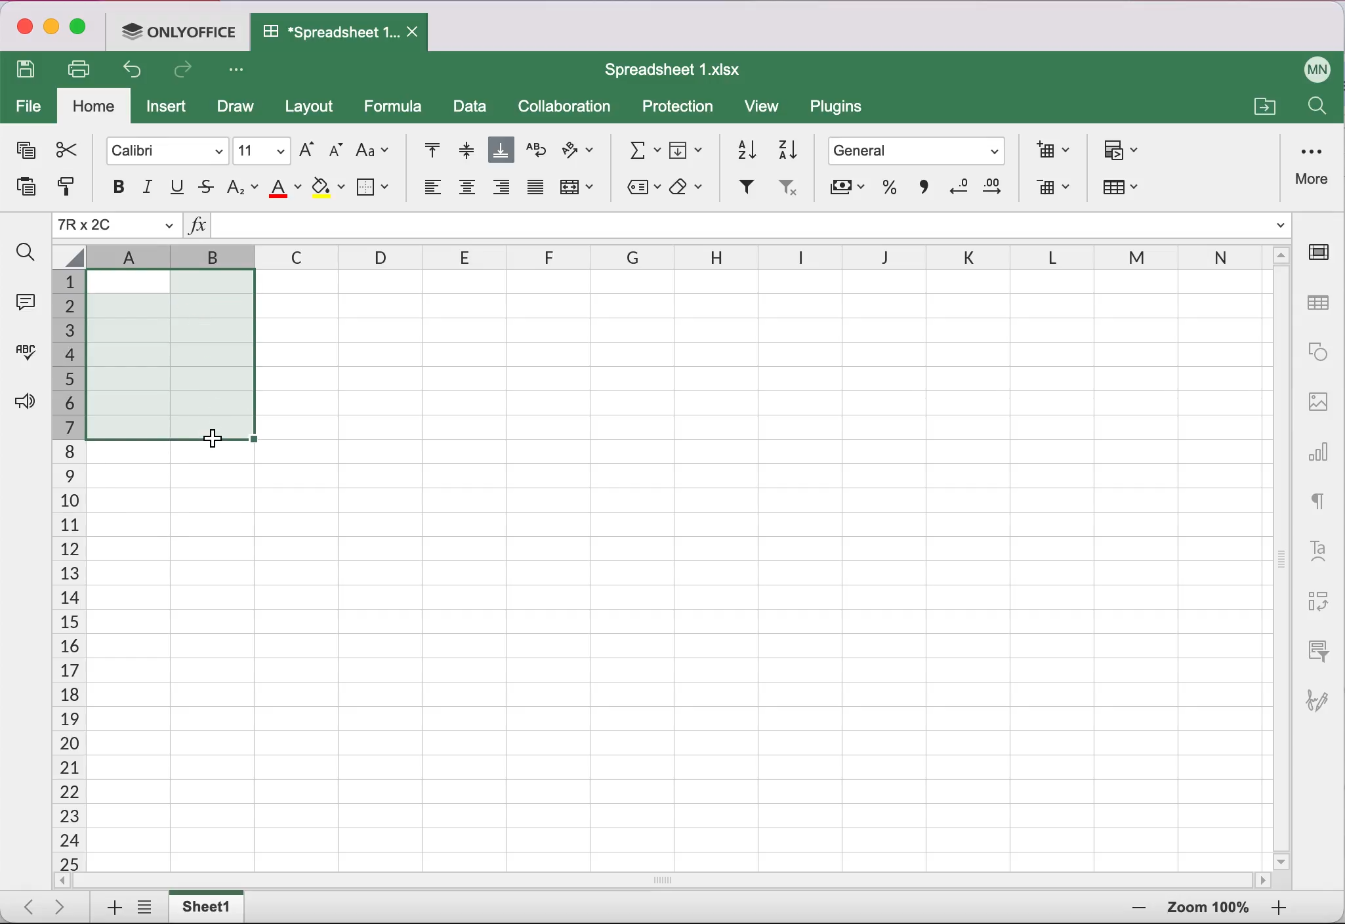 The image size is (1345, 924). What do you see at coordinates (745, 188) in the screenshot?
I see `filter` at bounding box center [745, 188].